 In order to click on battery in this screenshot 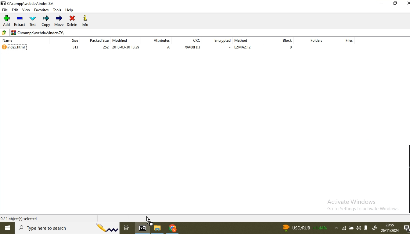, I will do `click(351, 229)`.